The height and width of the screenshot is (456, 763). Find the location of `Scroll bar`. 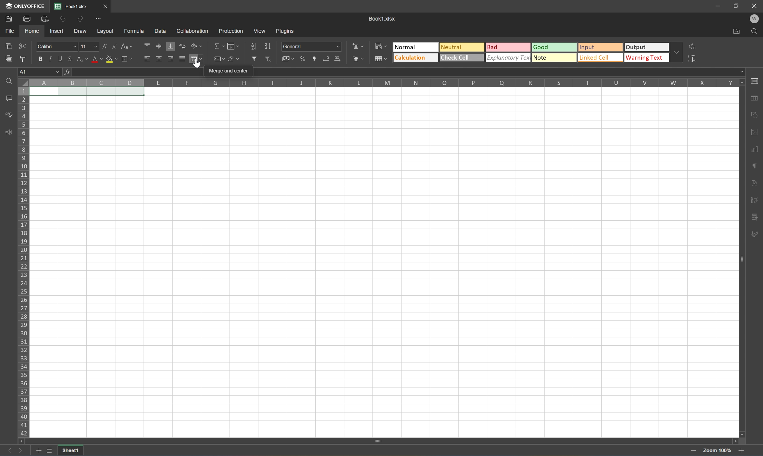

Scroll bar is located at coordinates (377, 440).